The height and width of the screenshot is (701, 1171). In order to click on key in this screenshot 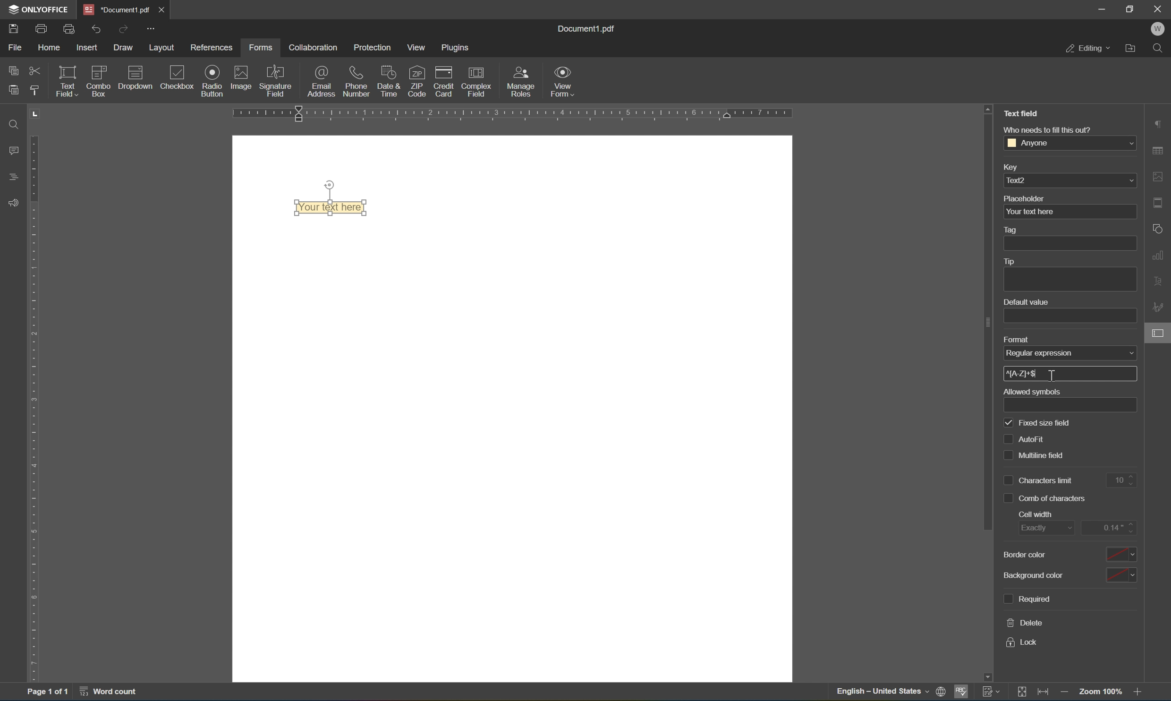, I will do `click(1011, 166)`.